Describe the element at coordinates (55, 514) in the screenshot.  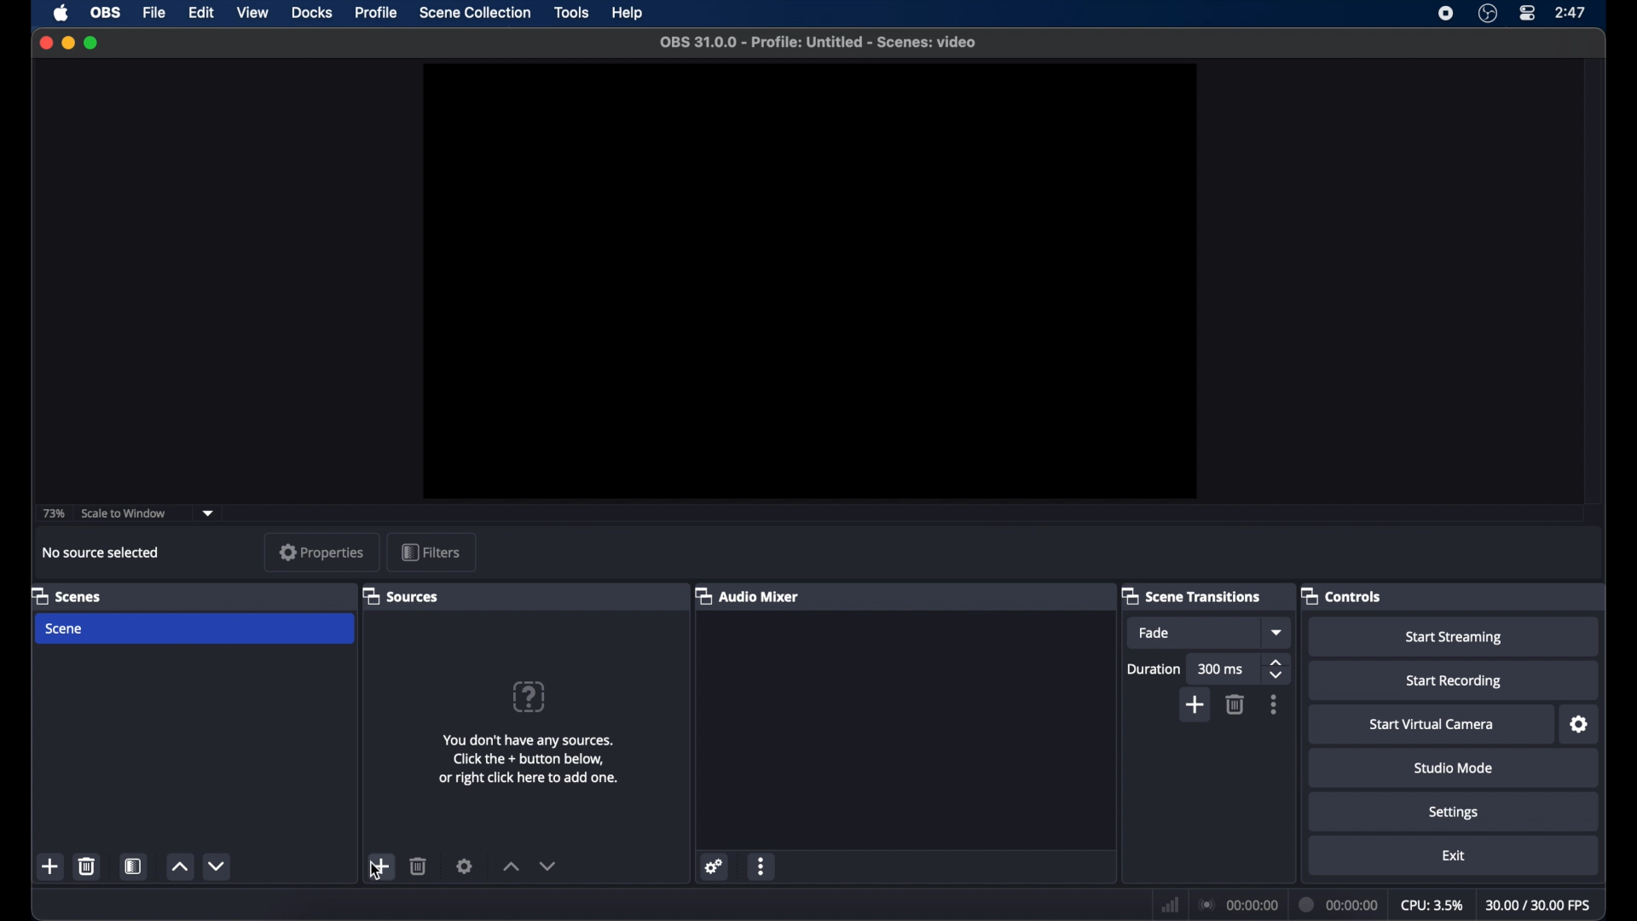
I see `73%` at that location.